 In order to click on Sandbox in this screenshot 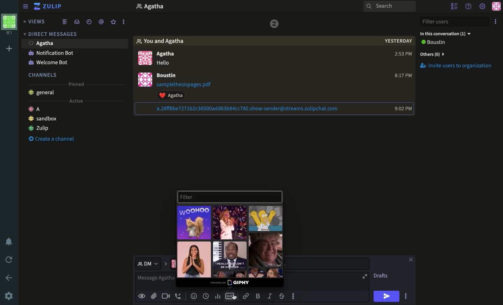, I will do `click(42, 120)`.